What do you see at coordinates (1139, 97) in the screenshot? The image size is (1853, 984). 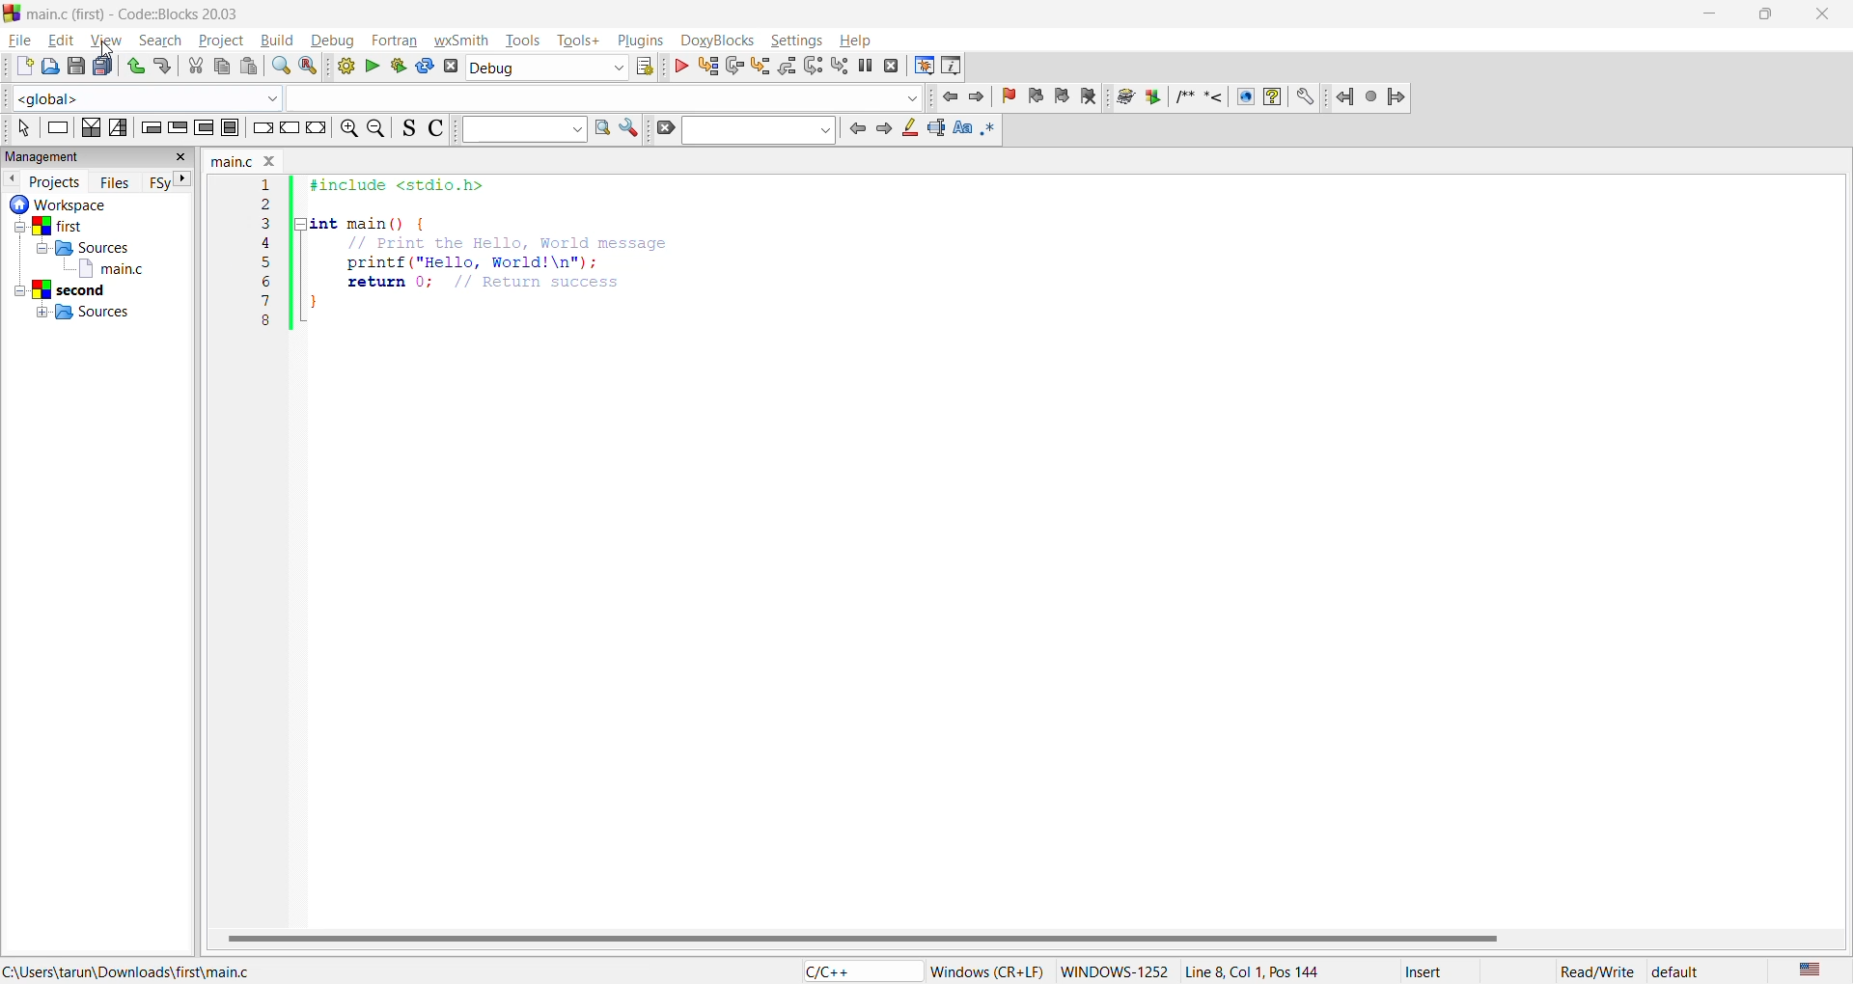 I see `doxyblocks` at bounding box center [1139, 97].